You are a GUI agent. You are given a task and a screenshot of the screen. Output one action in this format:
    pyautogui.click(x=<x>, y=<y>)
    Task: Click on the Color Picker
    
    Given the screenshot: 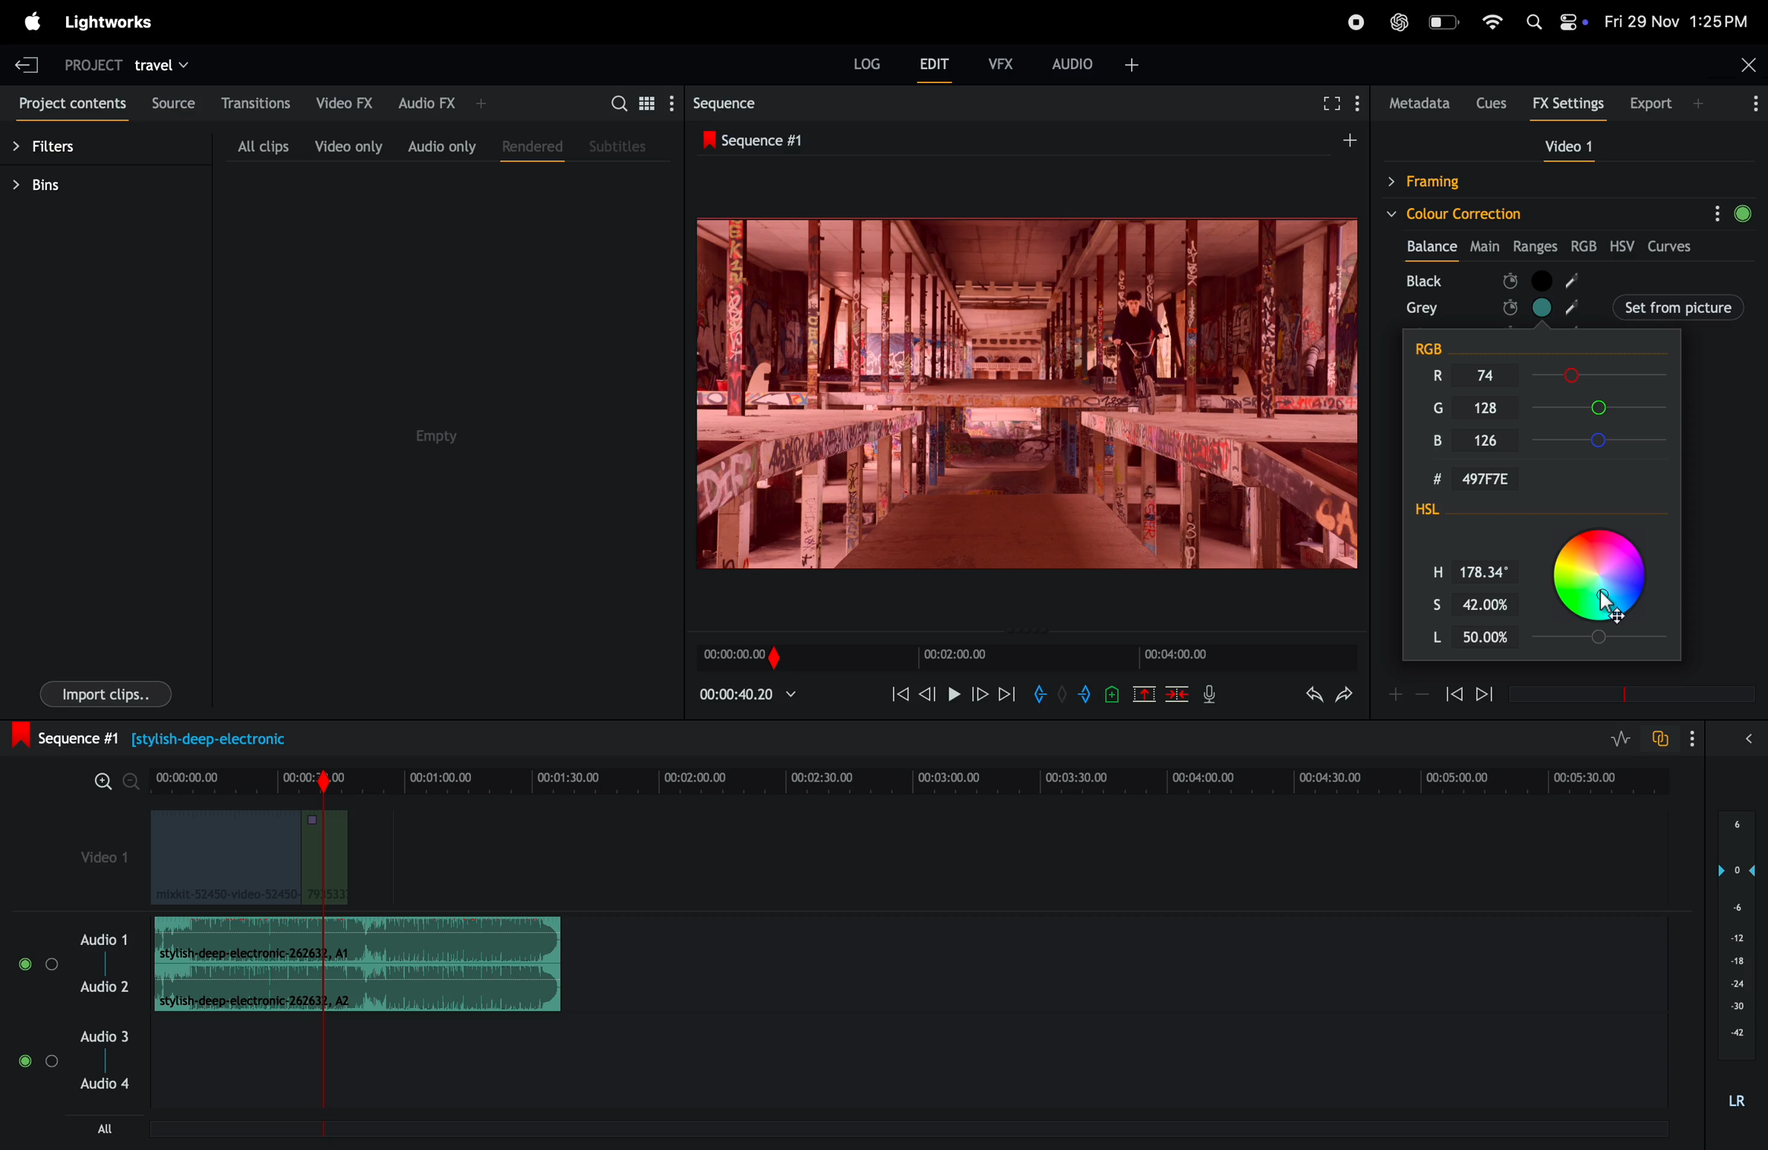 What is the action you would take?
    pyautogui.click(x=1602, y=579)
    